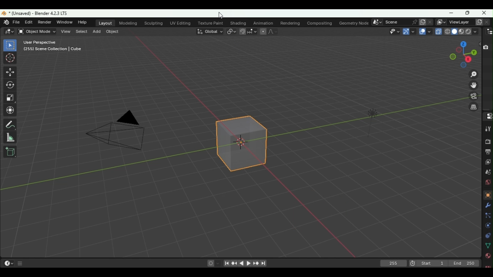 Image resolution: width=493 pixels, height=277 pixels. I want to click on Show gizmo, so click(409, 32).